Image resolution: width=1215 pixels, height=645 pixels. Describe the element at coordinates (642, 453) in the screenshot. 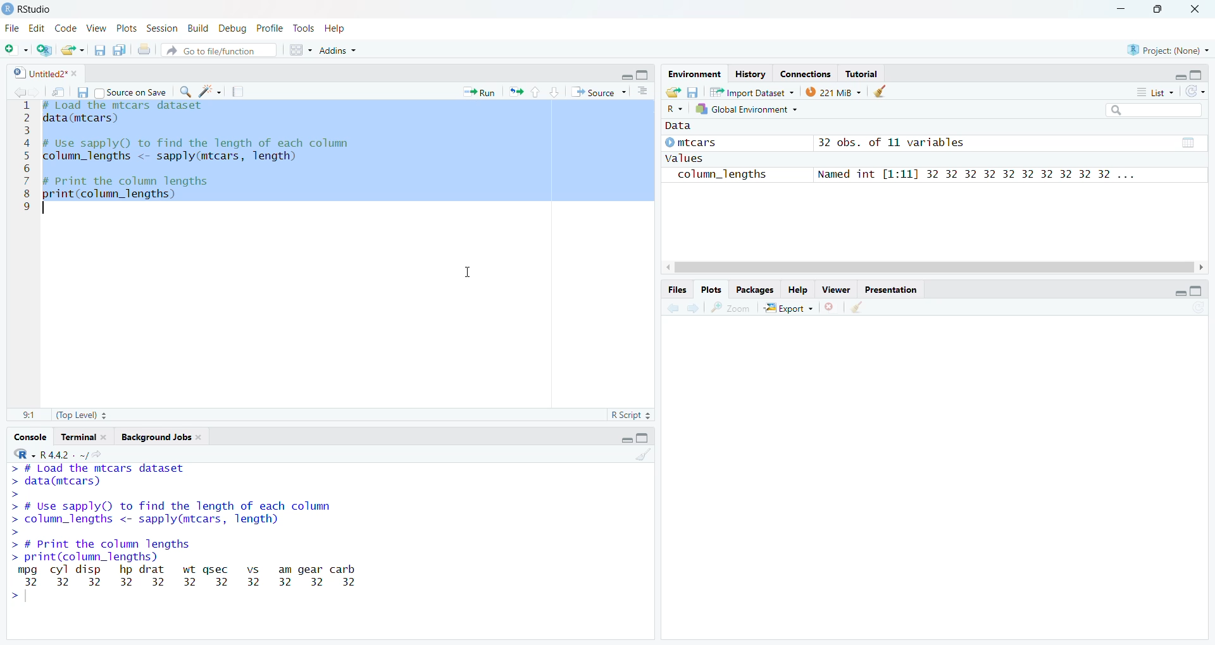

I see `Clear` at that location.